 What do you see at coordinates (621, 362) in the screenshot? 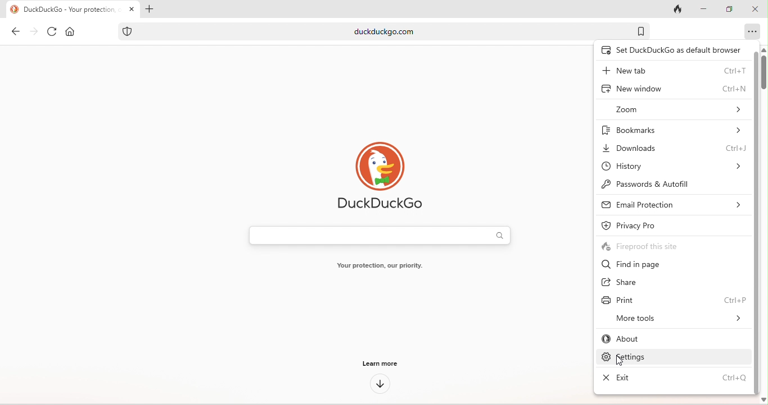
I see `cursor movement` at bounding box center [621, 362].